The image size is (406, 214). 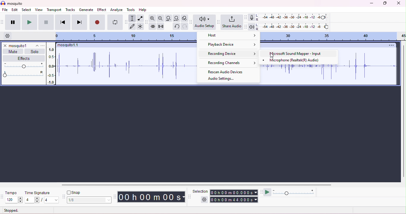 I want to click on select time signature, so click(x=42, y=200).